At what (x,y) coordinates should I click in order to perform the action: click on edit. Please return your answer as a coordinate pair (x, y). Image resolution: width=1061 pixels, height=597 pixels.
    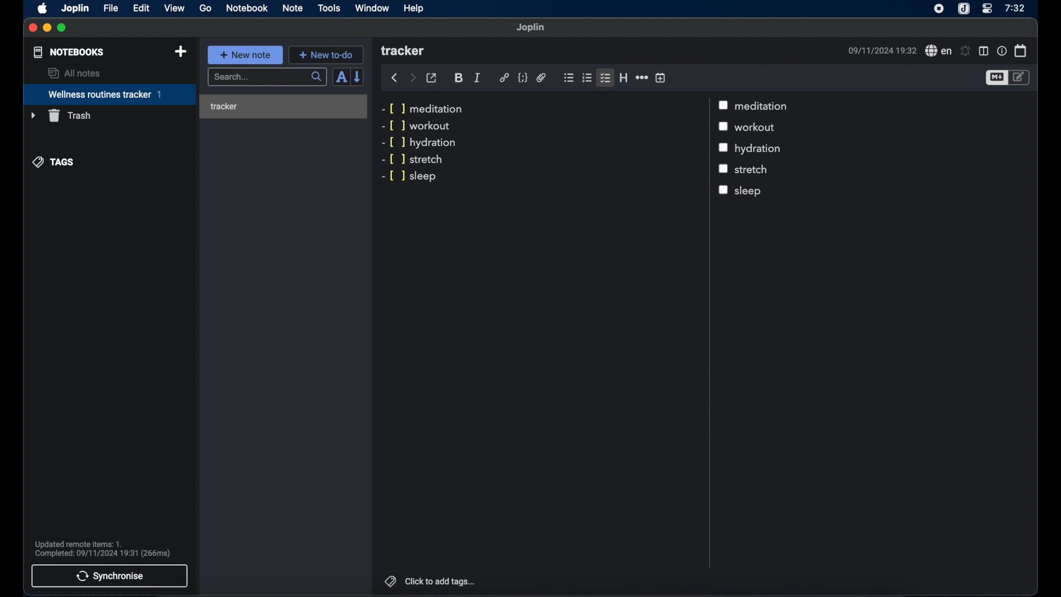
    Looking at the image, I should click on (141, 8).